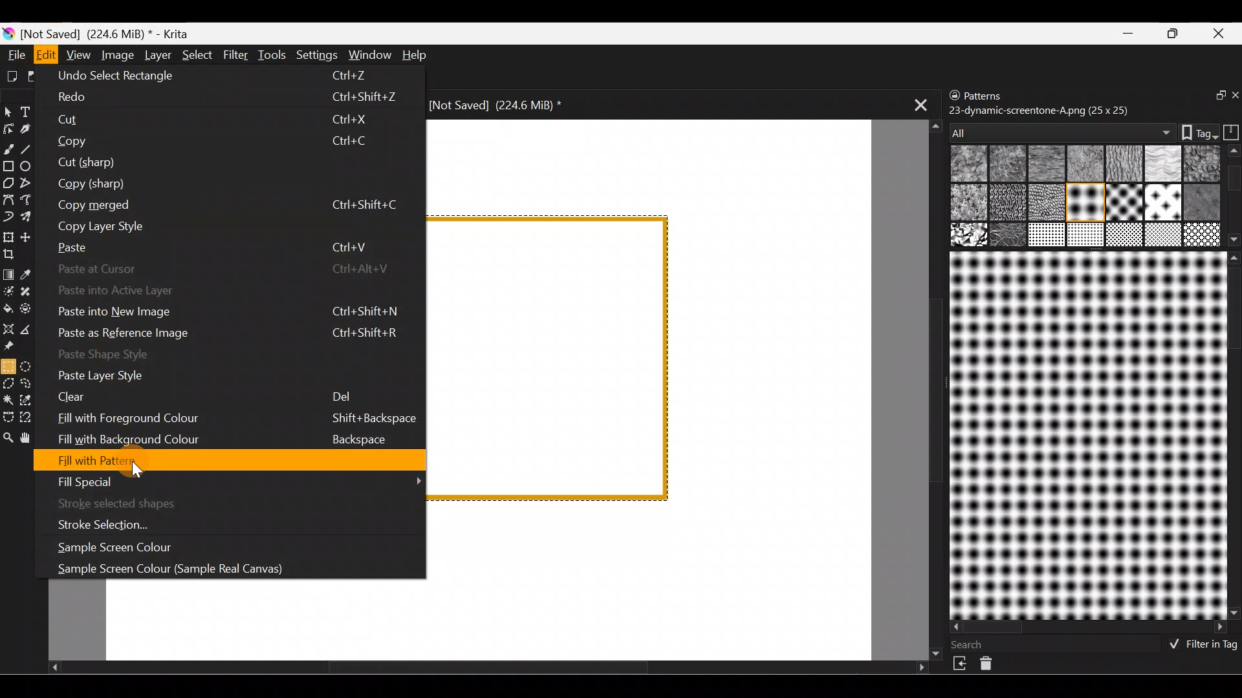 The image size is (1242, 698). I want to click on Copy layer style, so click(224, 224).